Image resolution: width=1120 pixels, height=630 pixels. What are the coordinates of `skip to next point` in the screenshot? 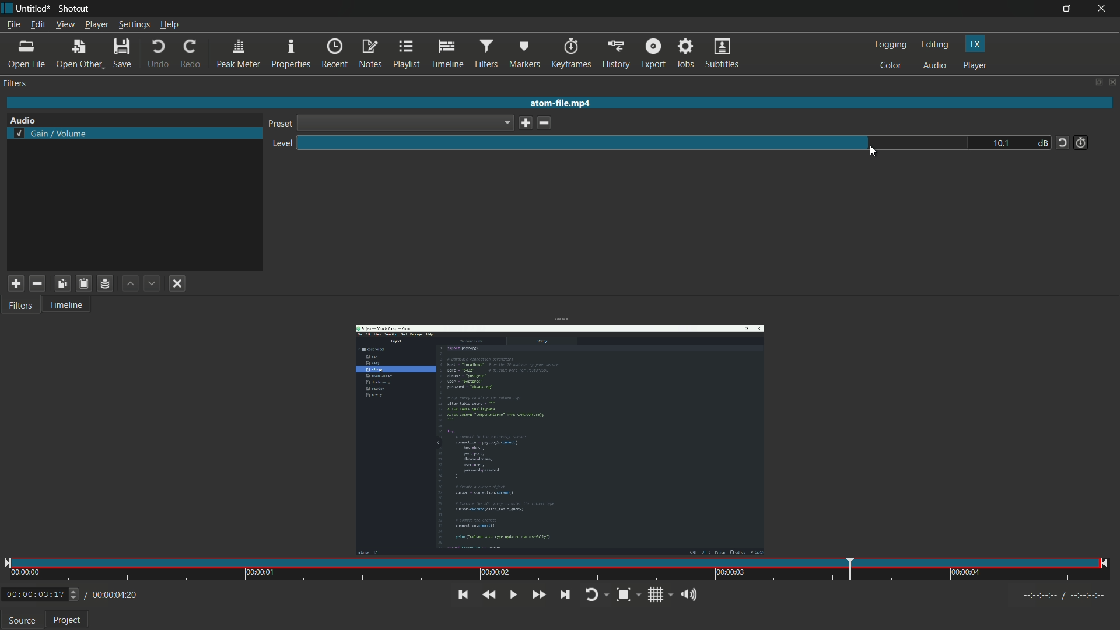 It's located at (565, 595).